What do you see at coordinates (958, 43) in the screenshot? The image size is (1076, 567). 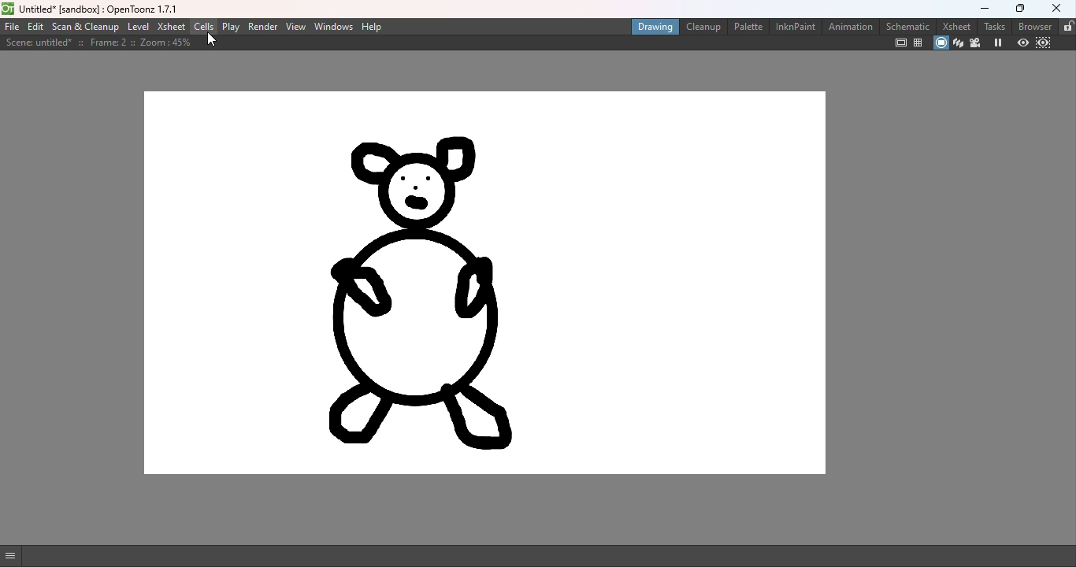 I see `3D view` at bounding box center [958, 43].